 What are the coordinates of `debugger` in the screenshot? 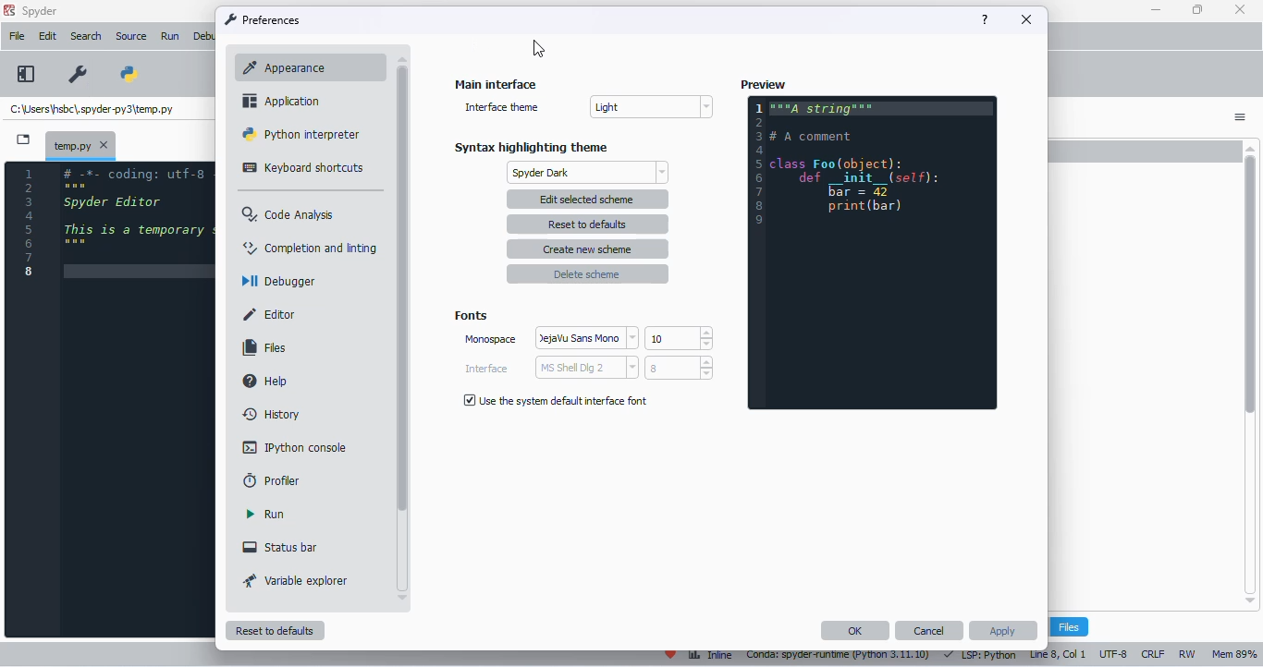 It's located at (277, 280).